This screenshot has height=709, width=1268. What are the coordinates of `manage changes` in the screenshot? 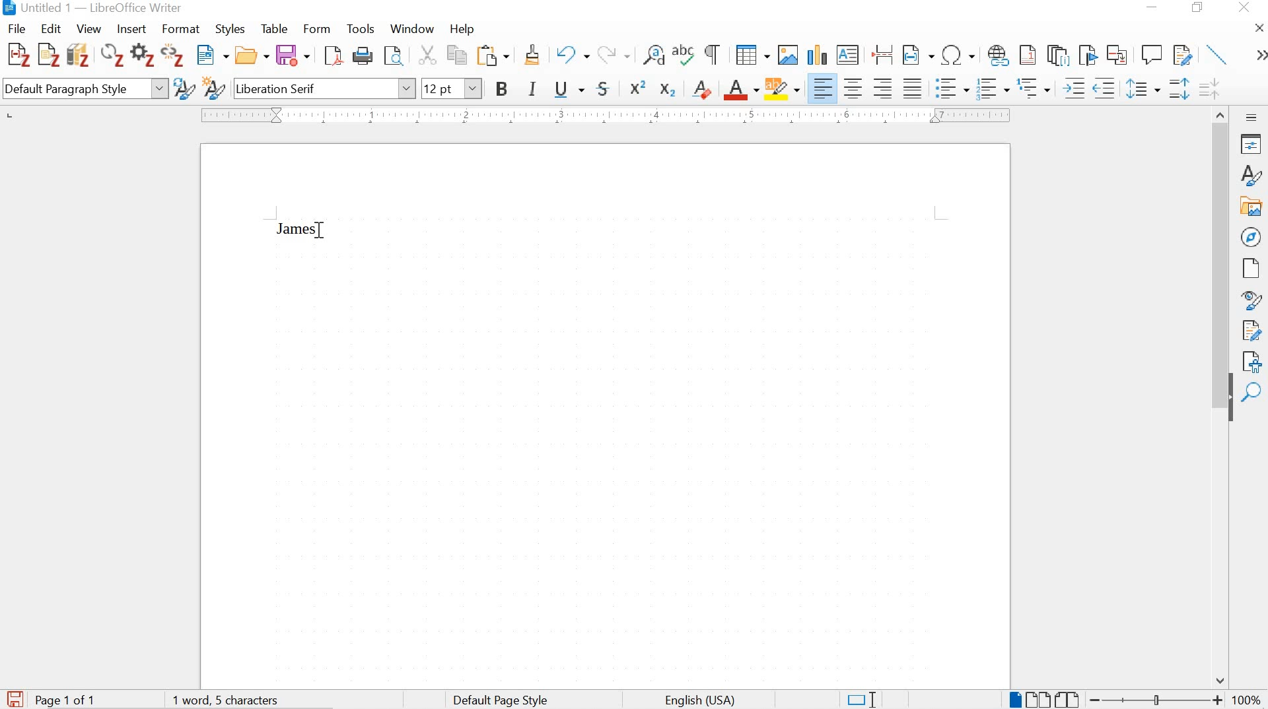 It's located at (1251, 332).